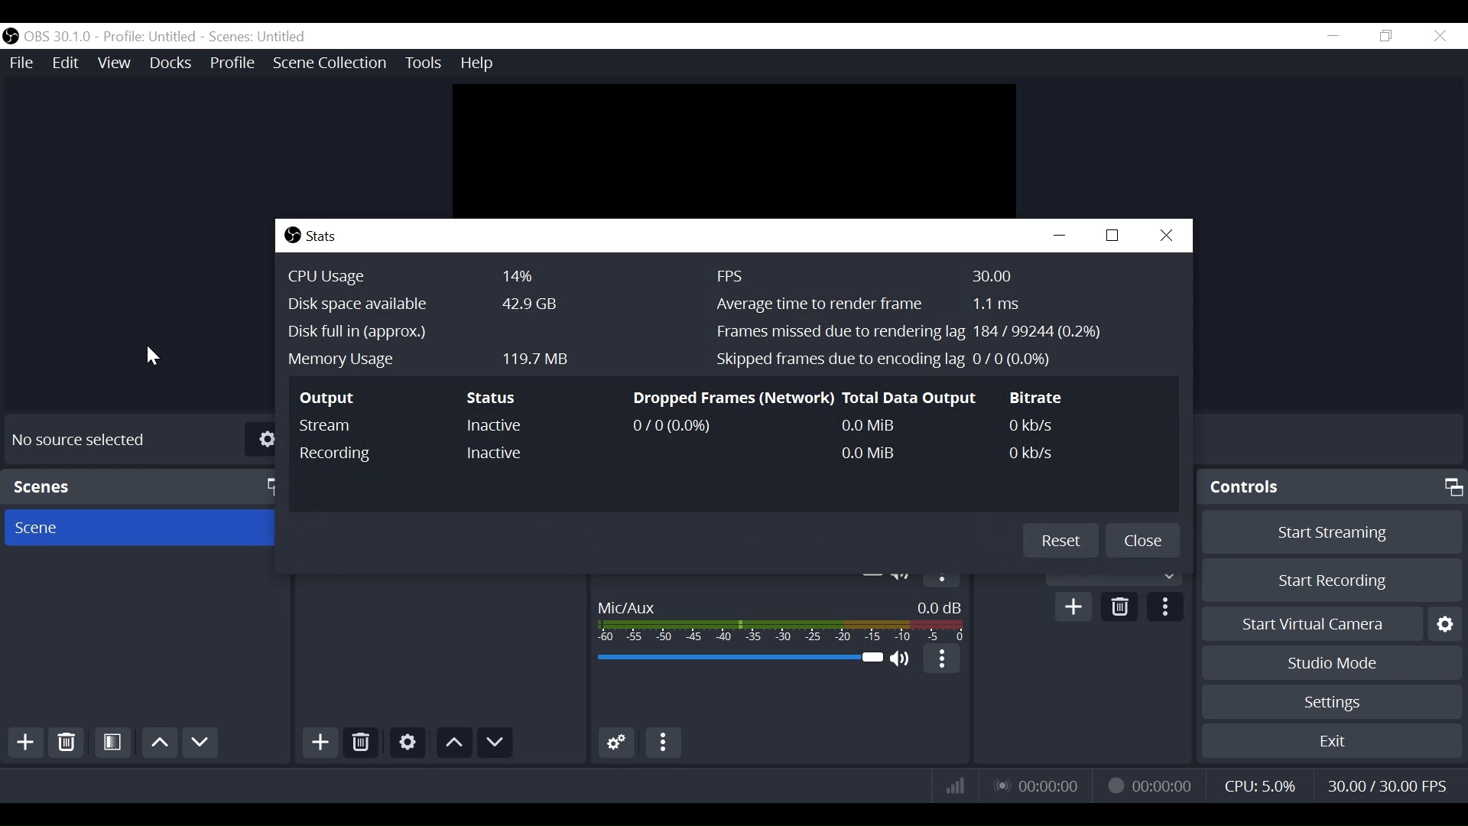  What do you see at coordinates (955, 785) in the screenshot?
I see `Bitrate` at bounding box center [955, 785].